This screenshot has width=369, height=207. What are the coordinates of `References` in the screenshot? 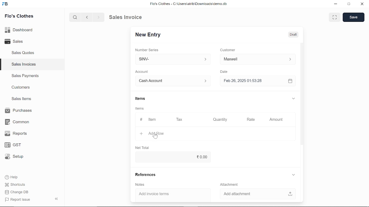 It's located at (144, 175).